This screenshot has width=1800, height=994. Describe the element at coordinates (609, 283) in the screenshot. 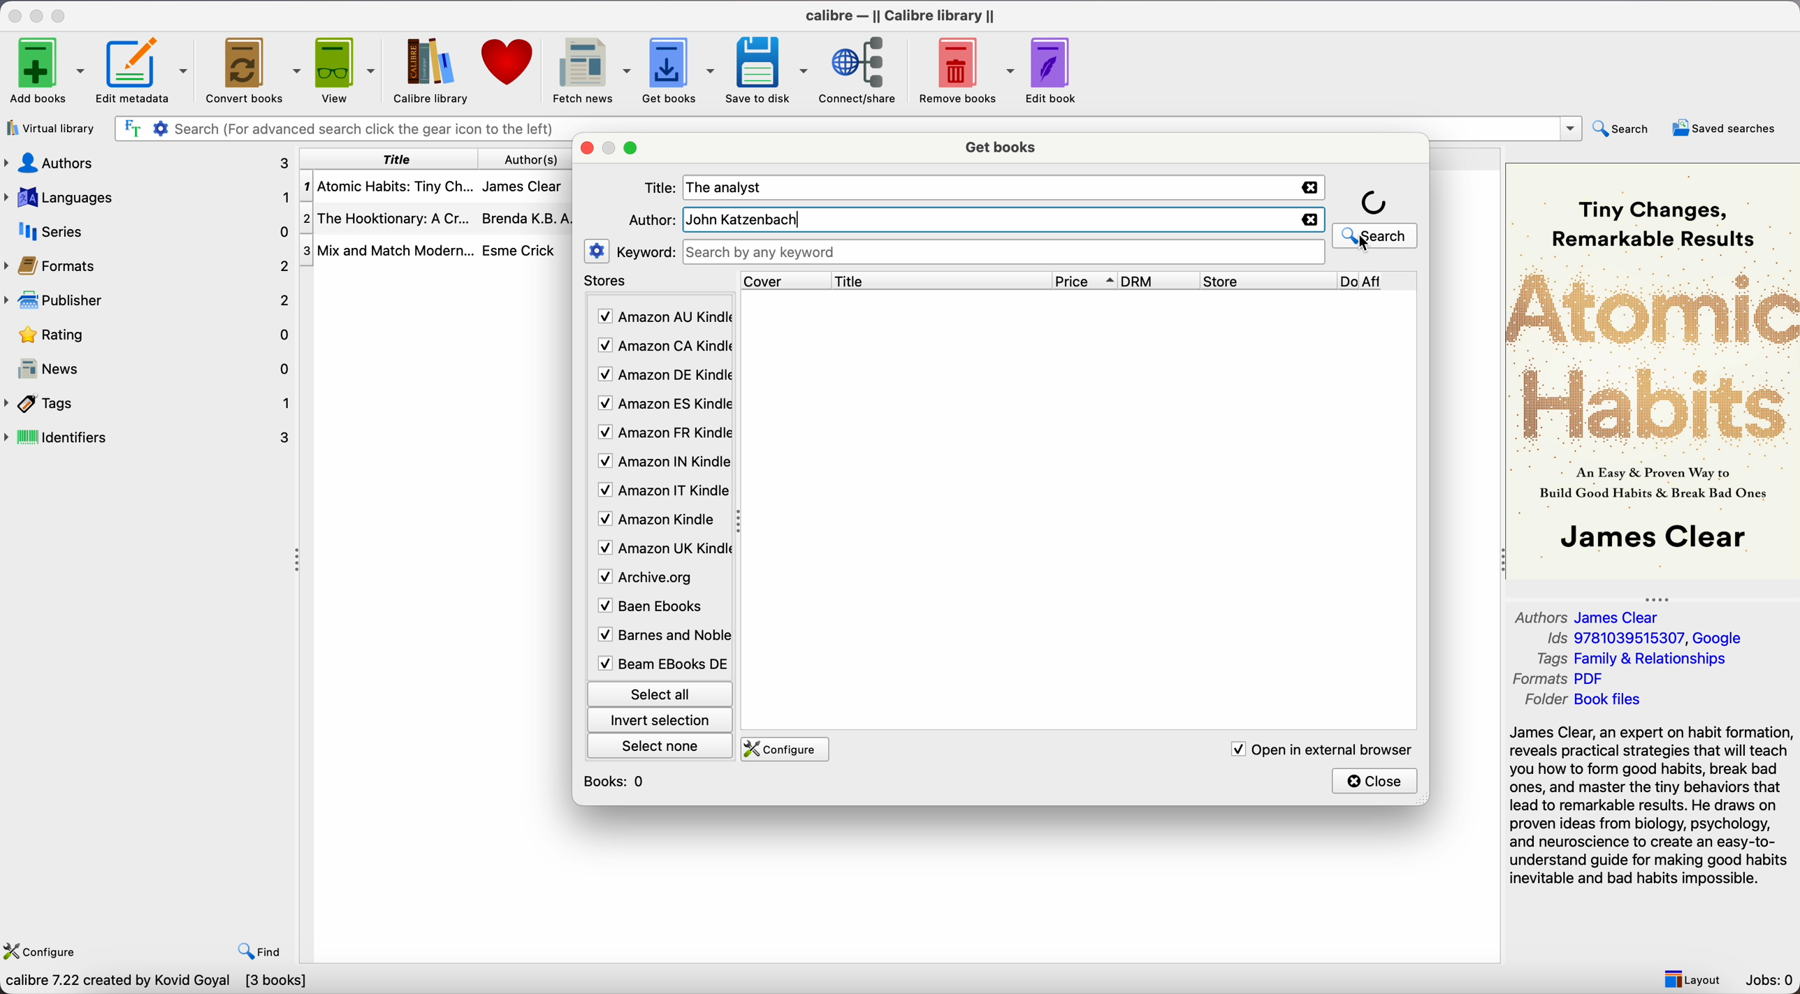

I see `stores` at that location.